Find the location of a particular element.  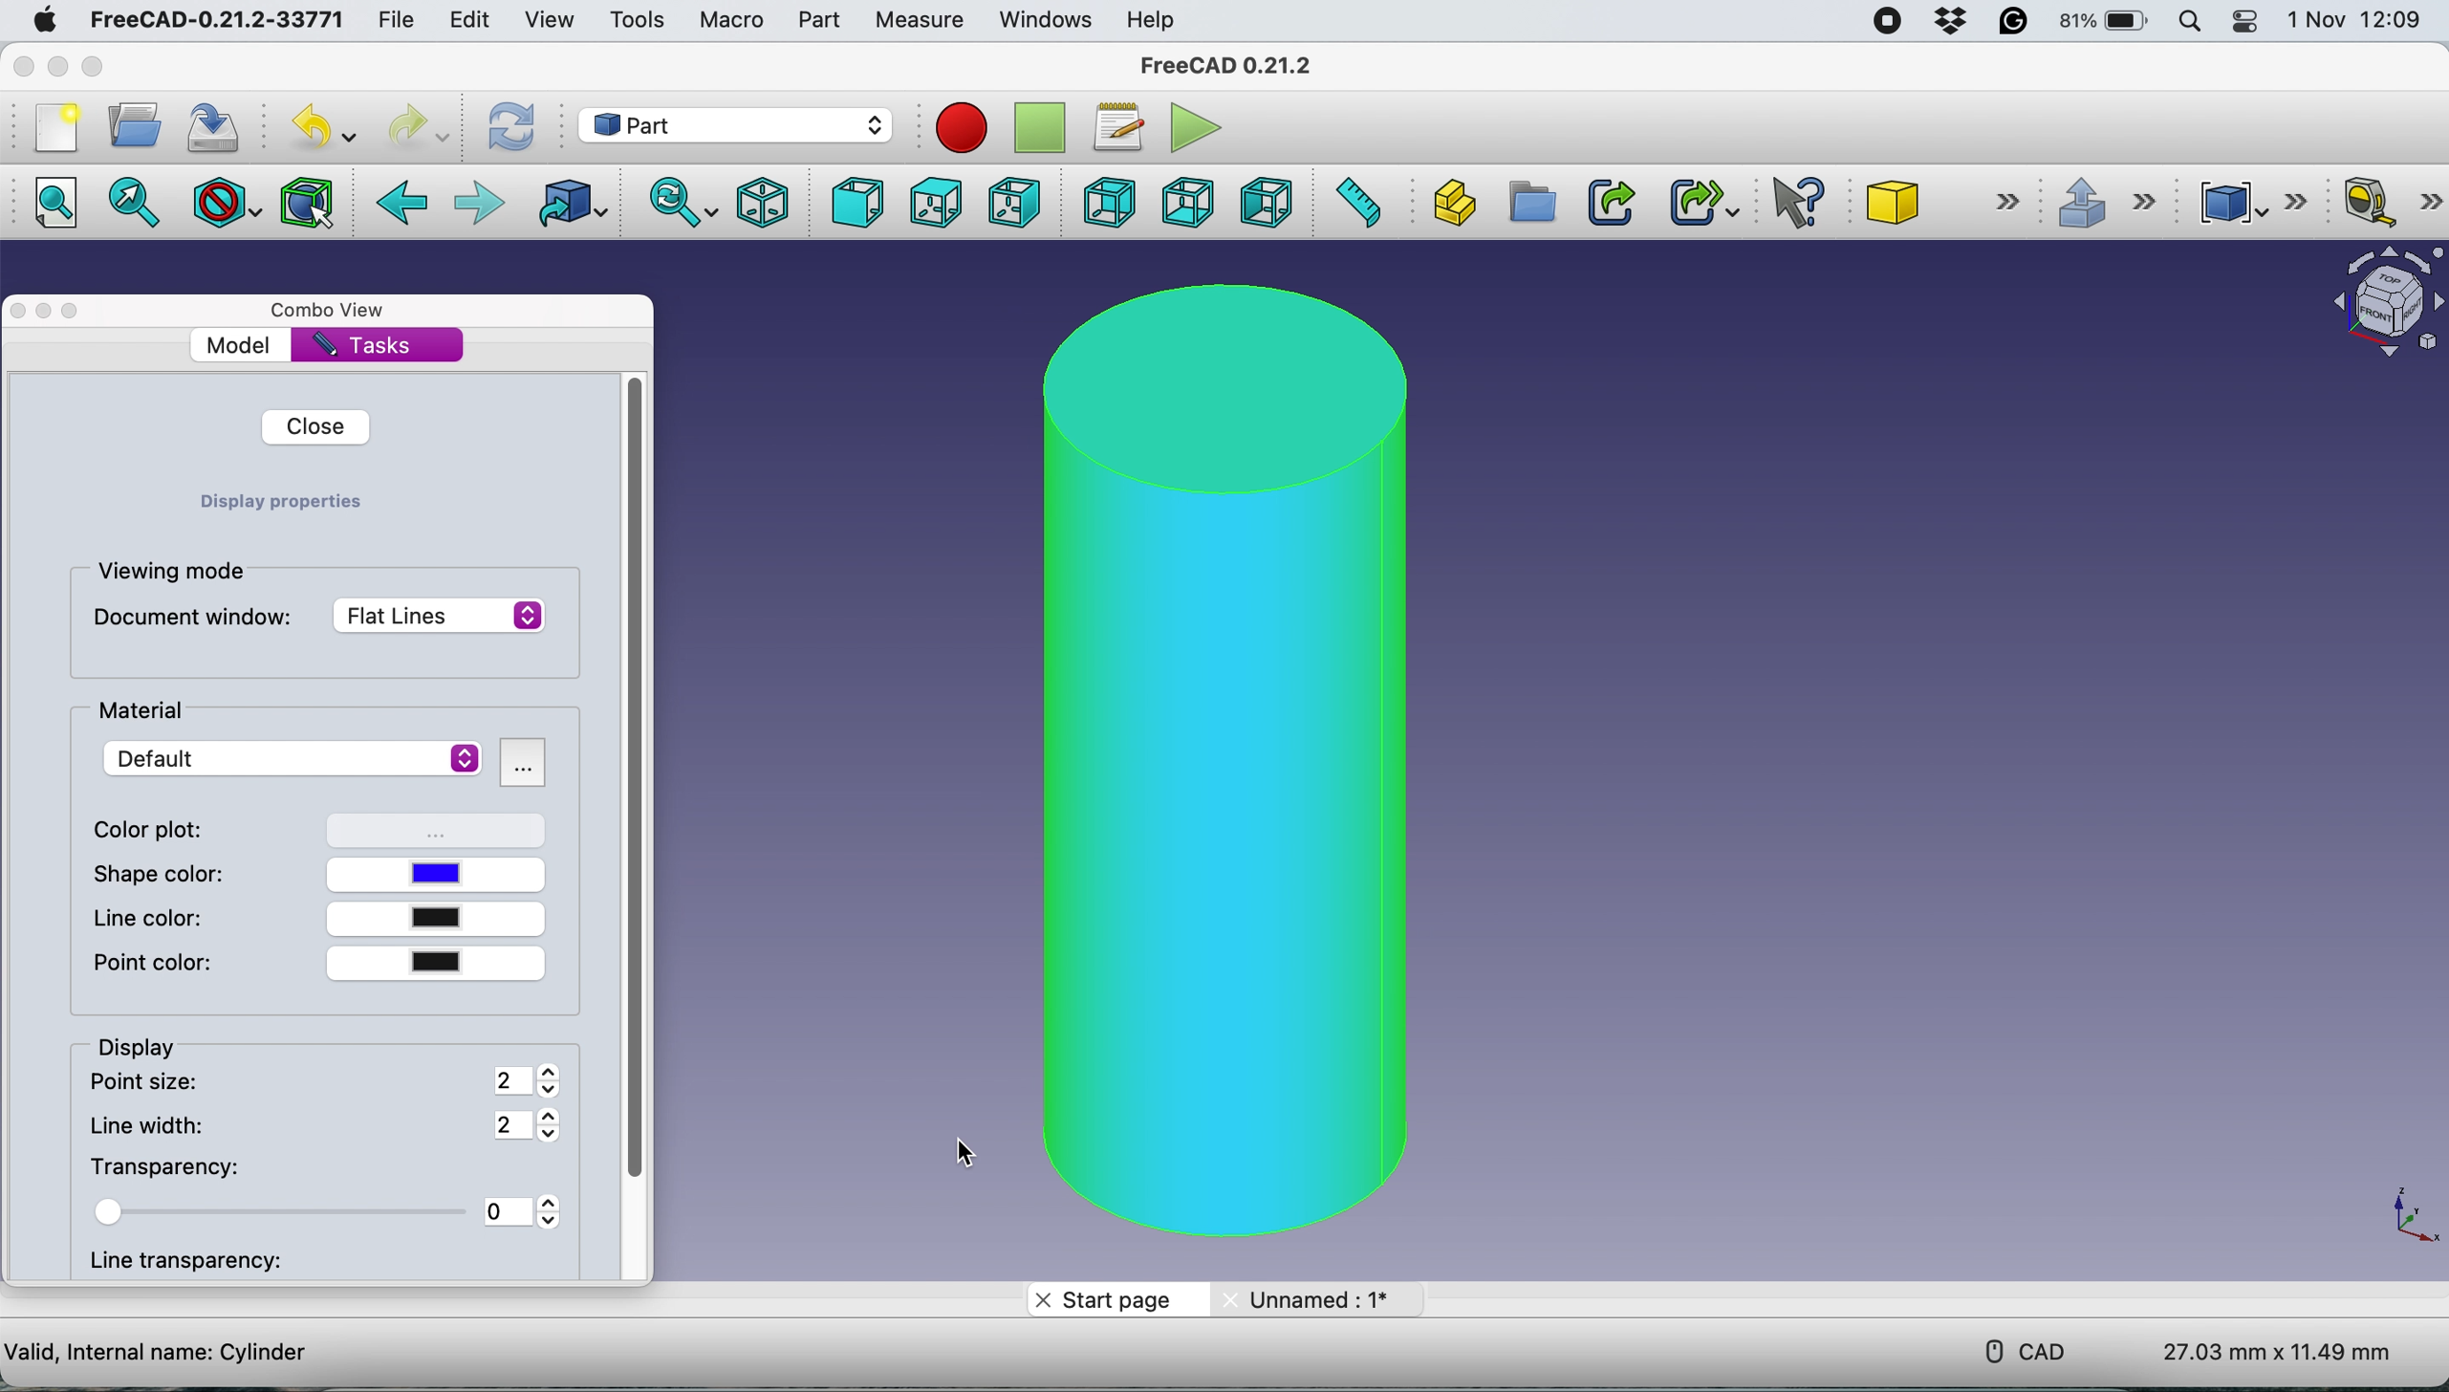

rear is located at coordinates (1104, 205).